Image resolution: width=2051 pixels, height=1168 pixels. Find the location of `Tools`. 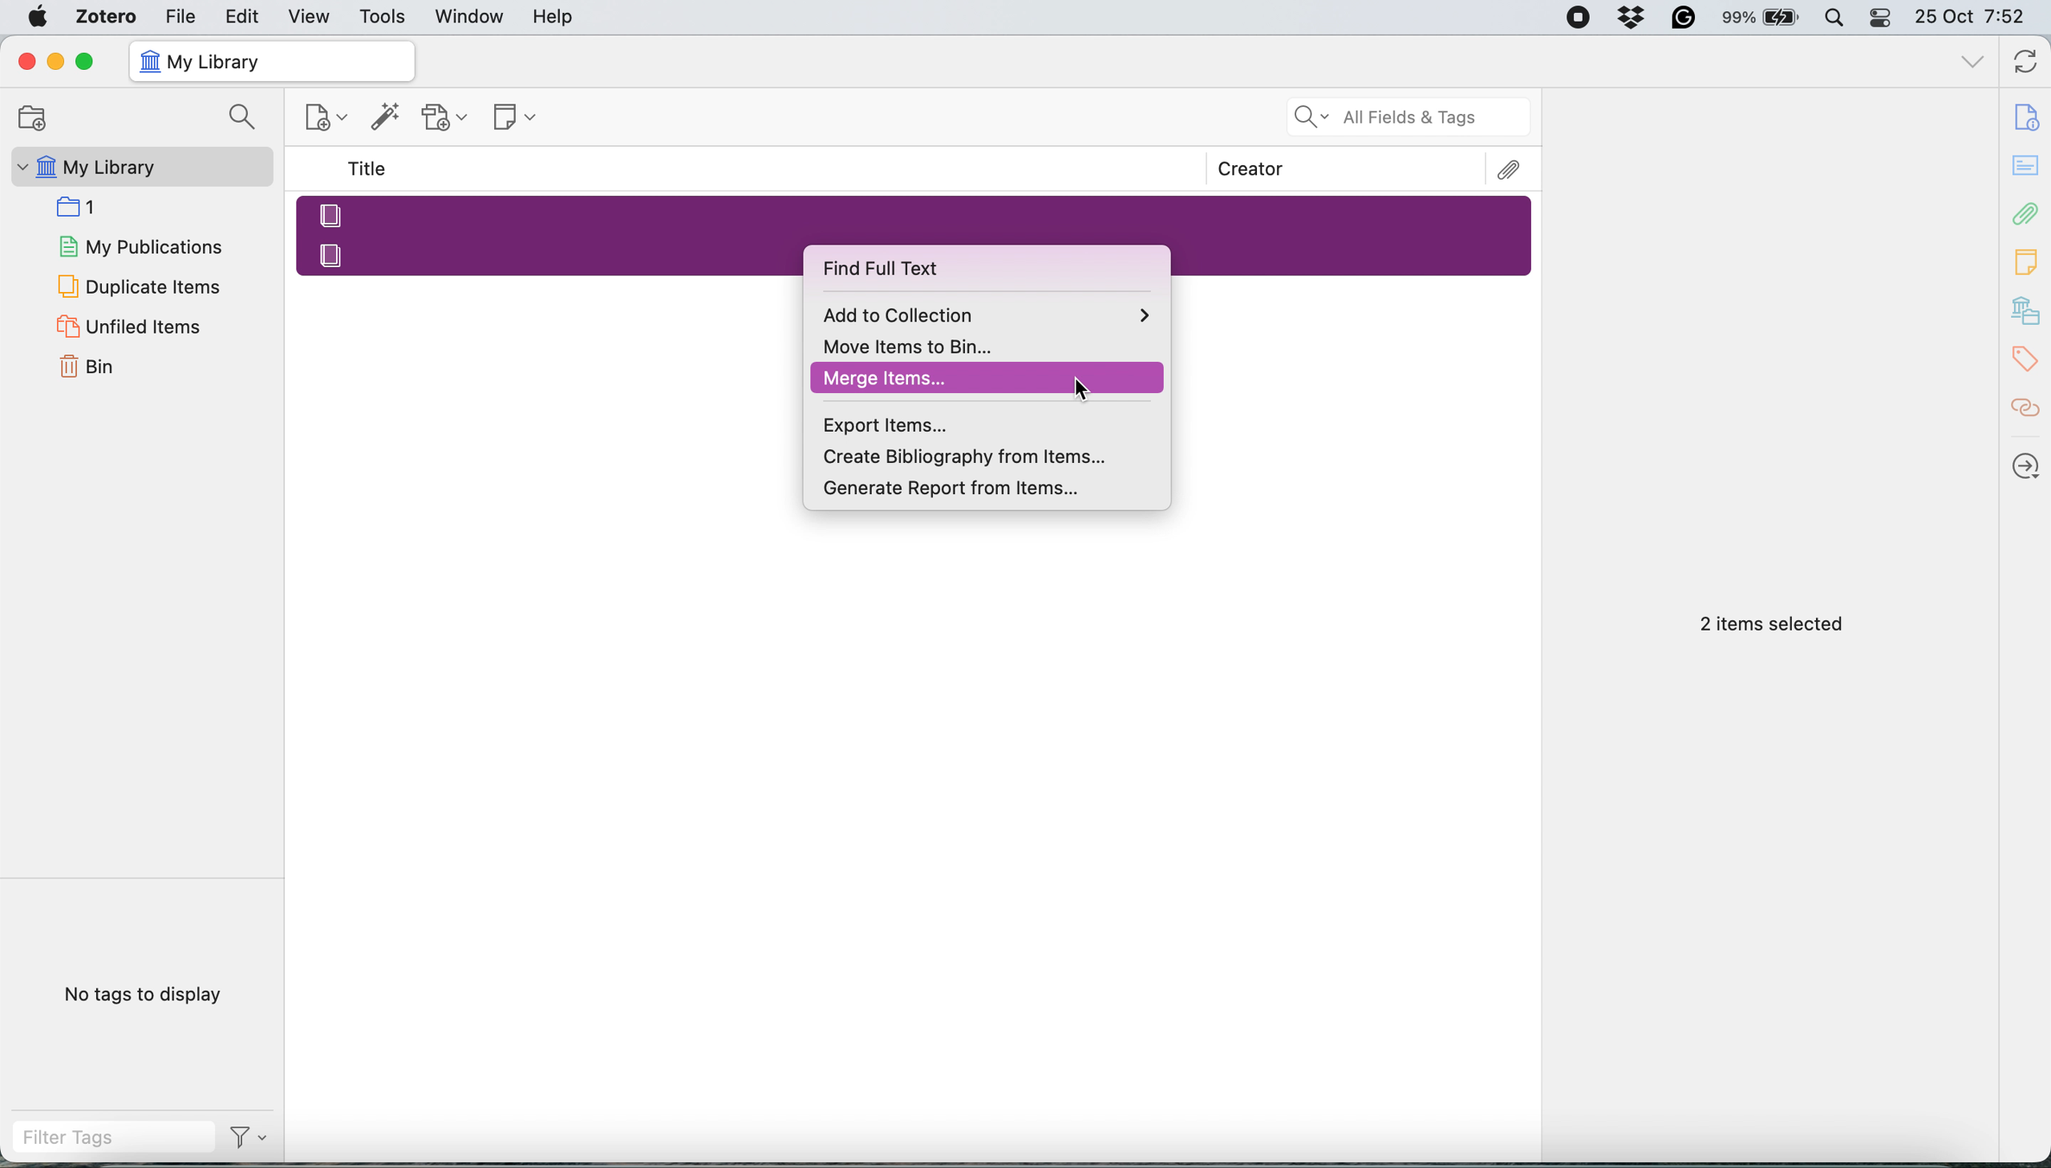

Tools is located at coordinates (383, 18).